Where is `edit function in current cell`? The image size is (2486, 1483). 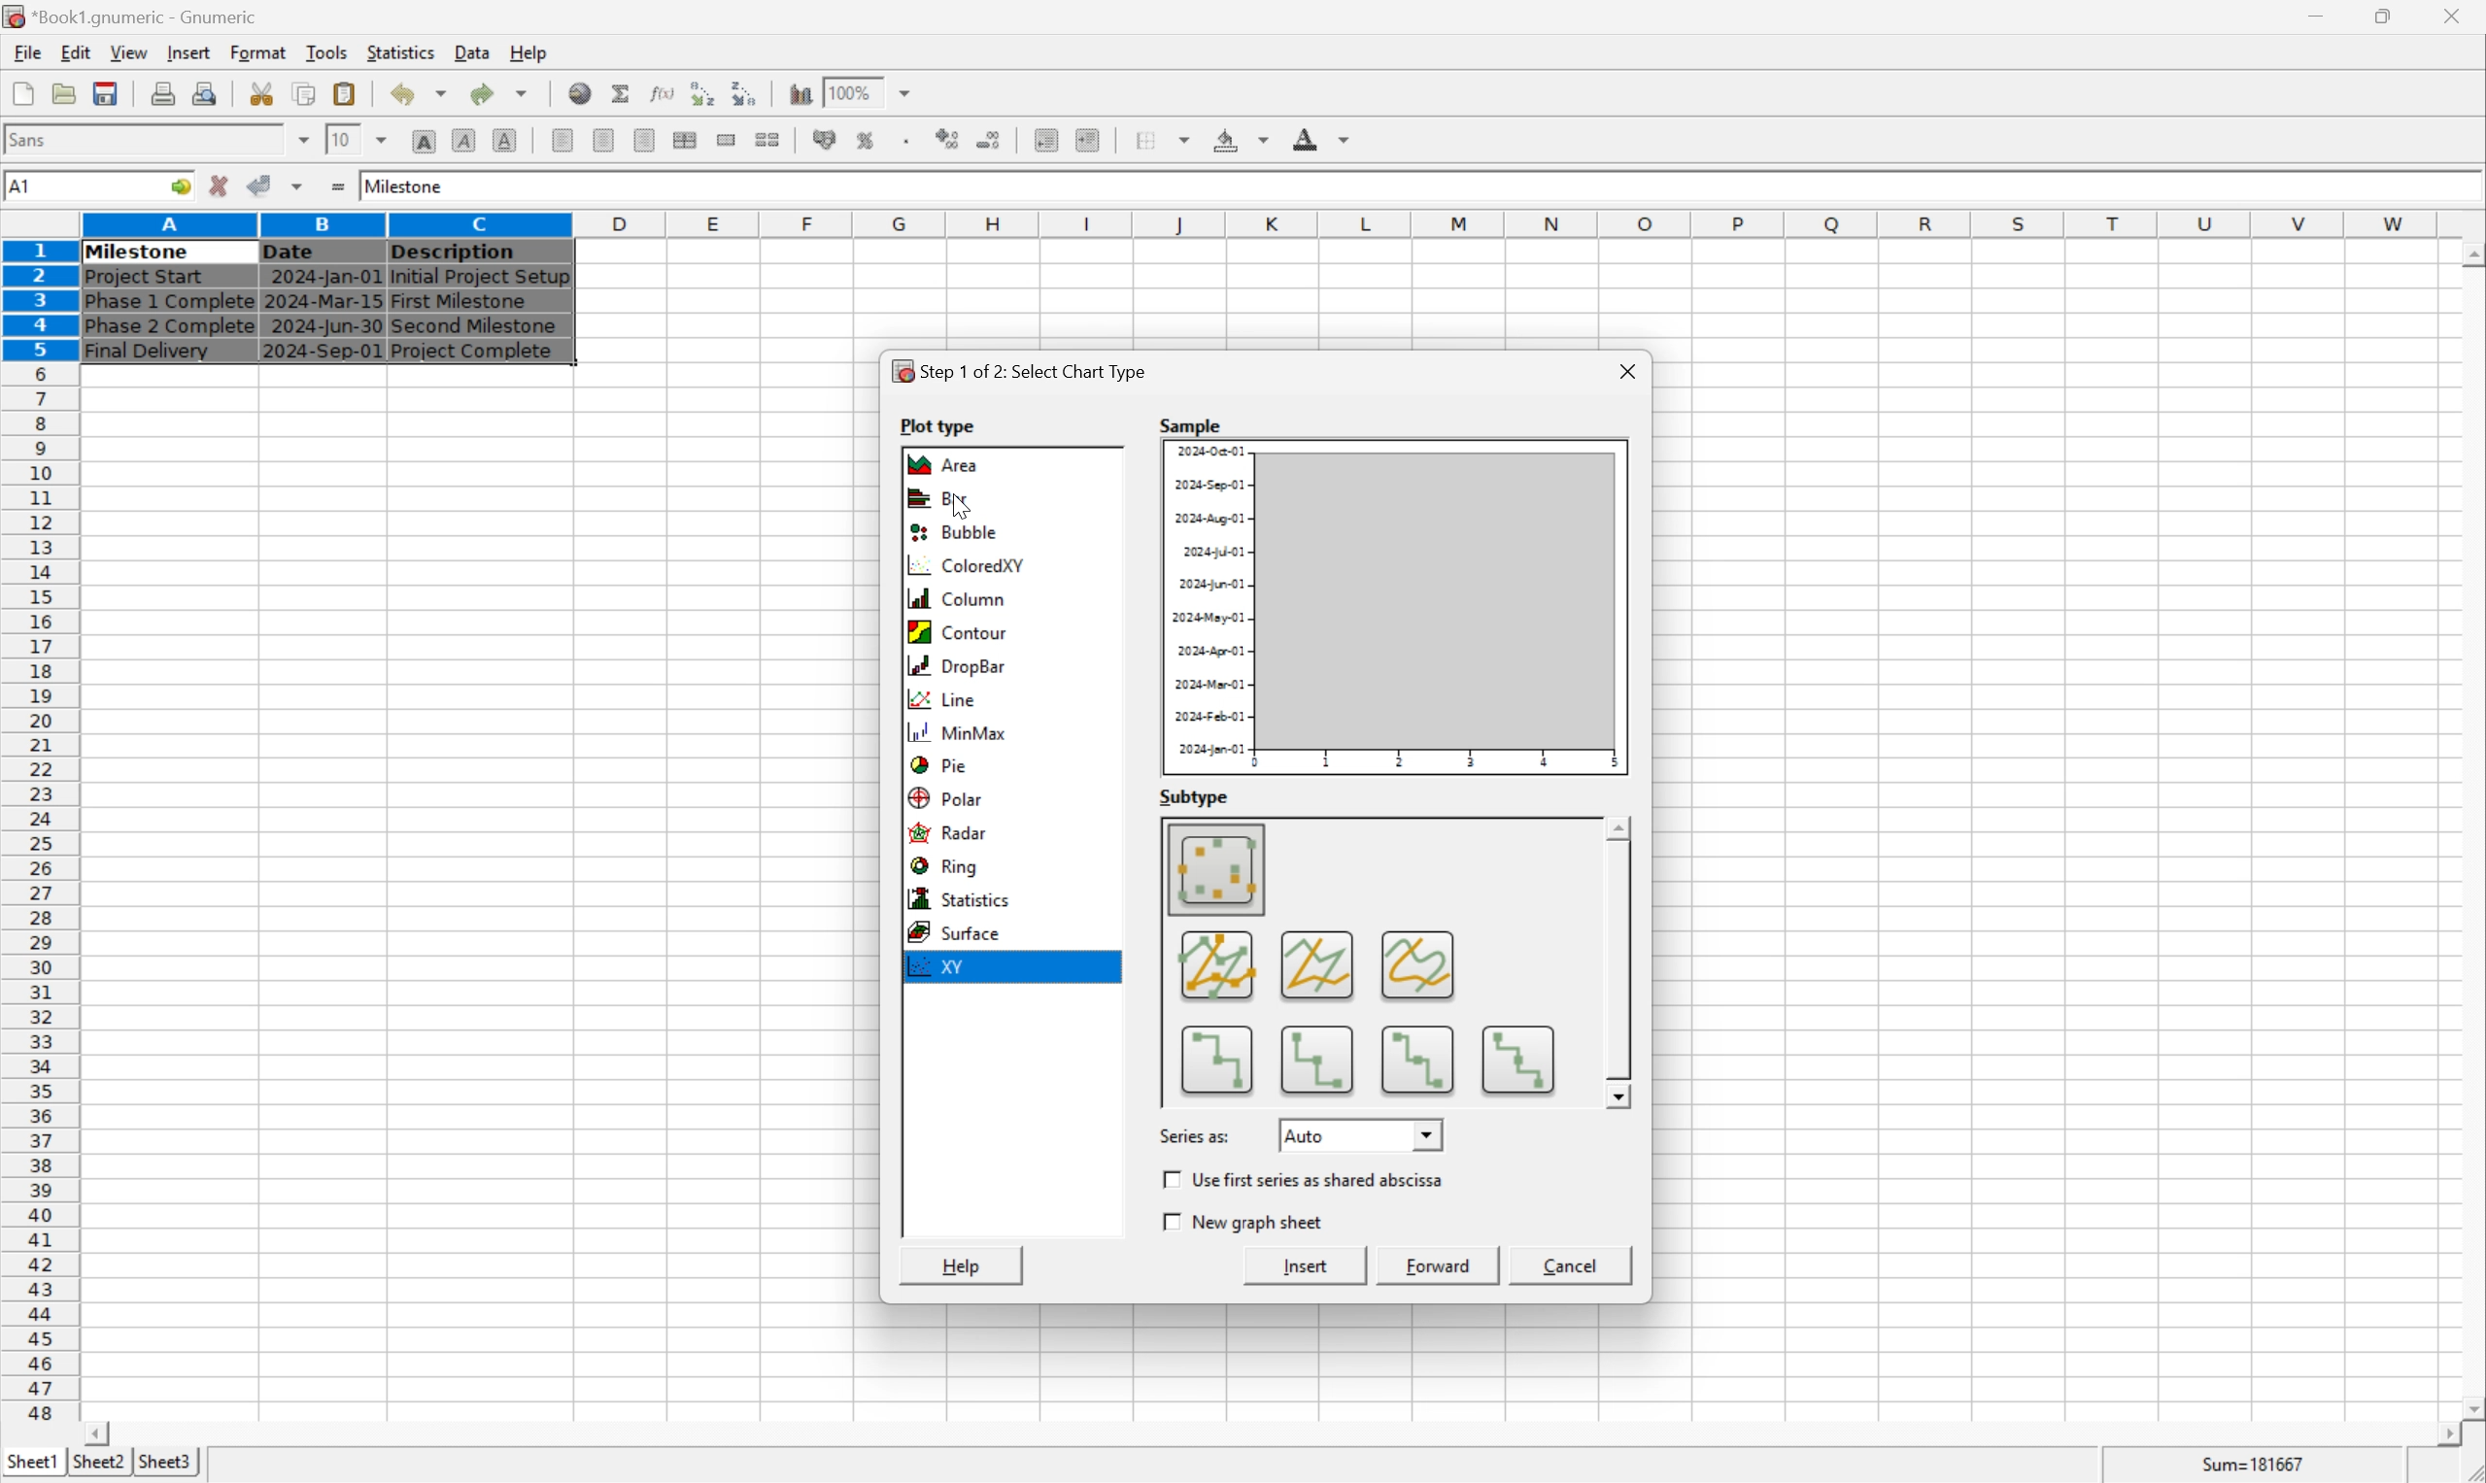
edit function in current cell is located at coordinates (661, 92).